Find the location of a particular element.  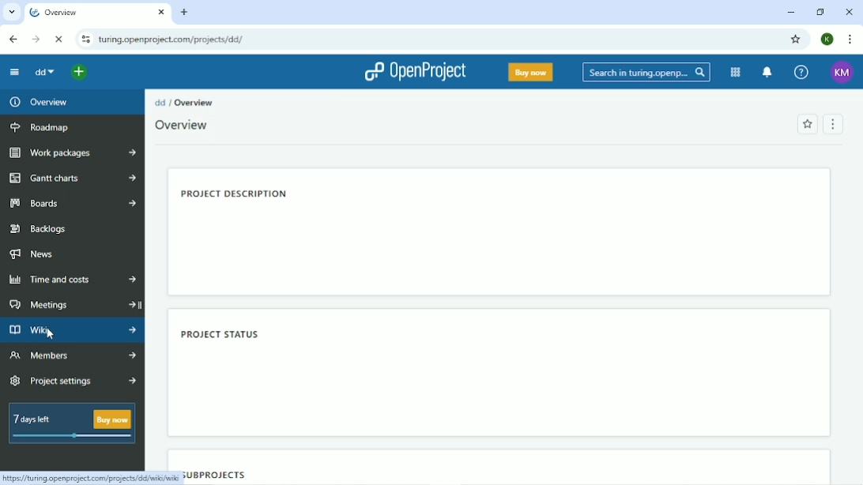

Overview is located at coordinates (194, 102).